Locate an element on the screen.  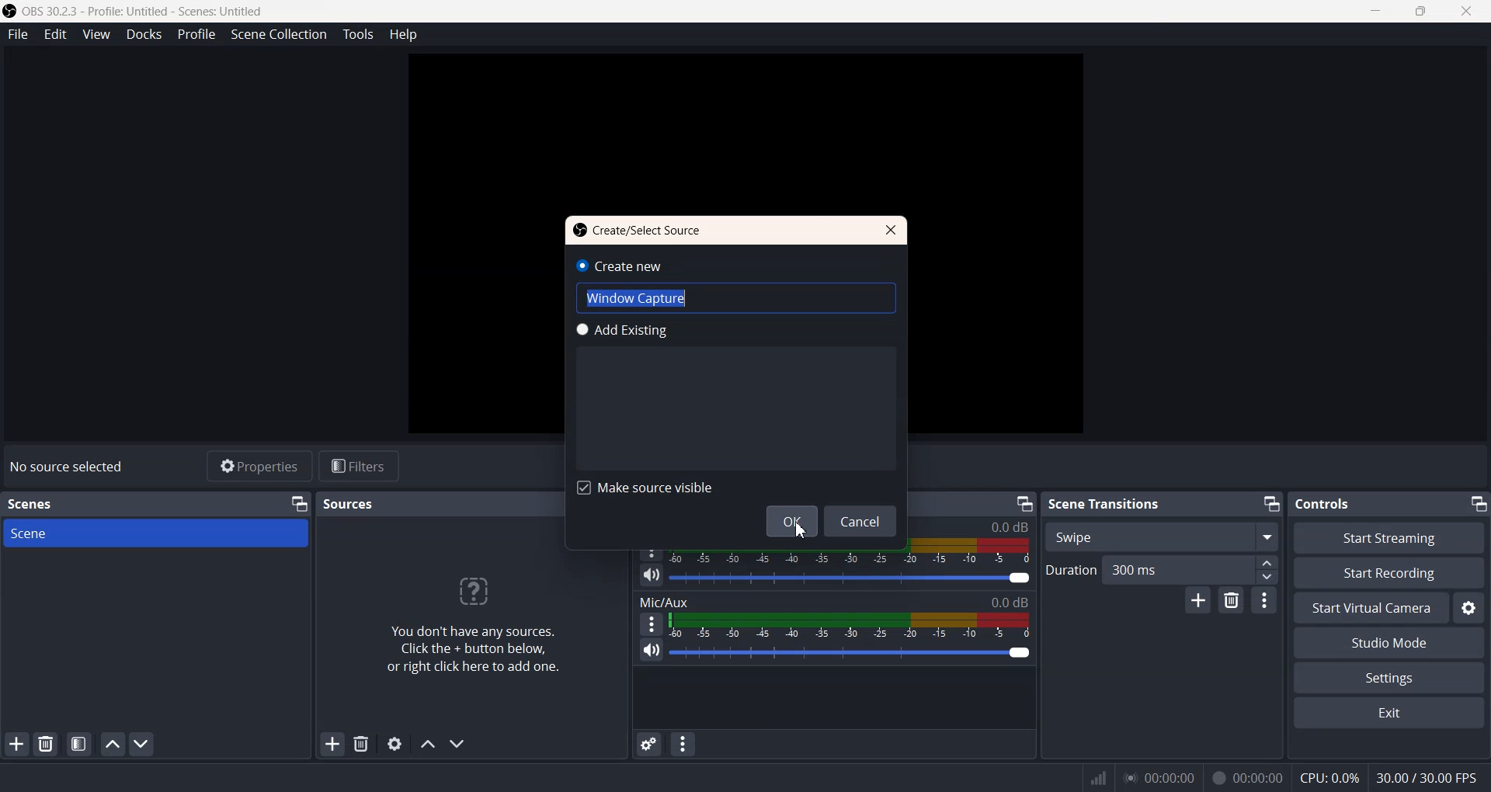
Volume Adjuster is located at coordinates (850, 578).